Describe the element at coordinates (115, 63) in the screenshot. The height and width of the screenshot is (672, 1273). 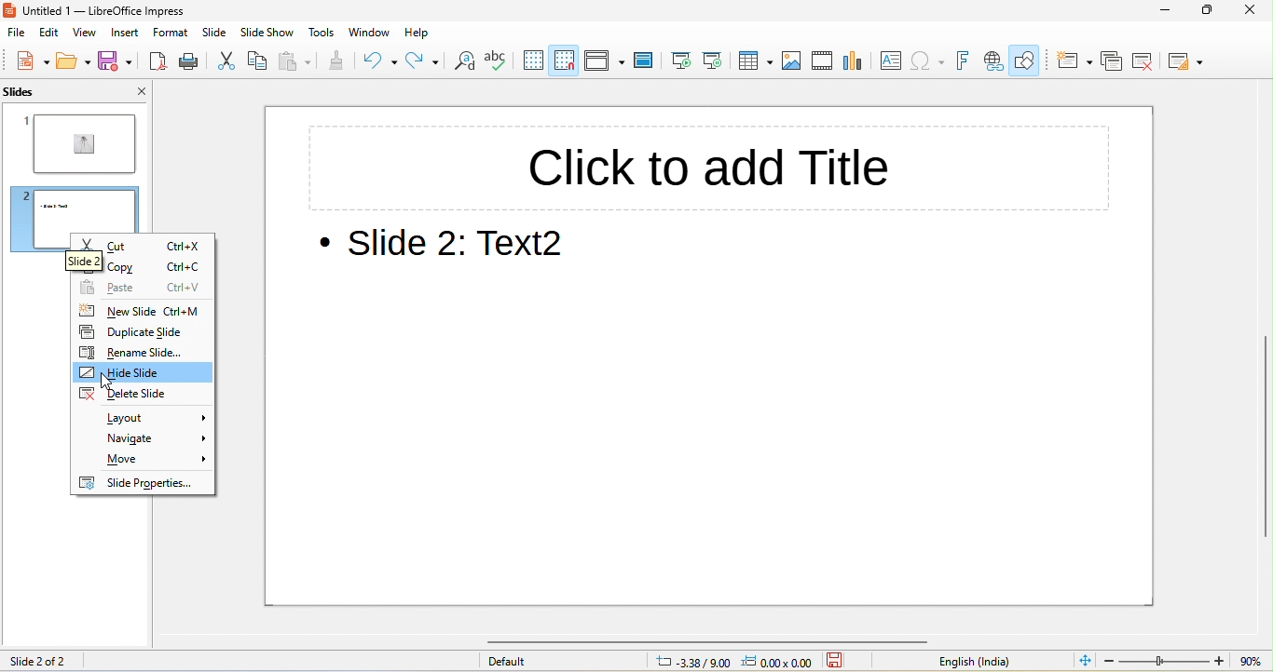
I see `save` at that location.